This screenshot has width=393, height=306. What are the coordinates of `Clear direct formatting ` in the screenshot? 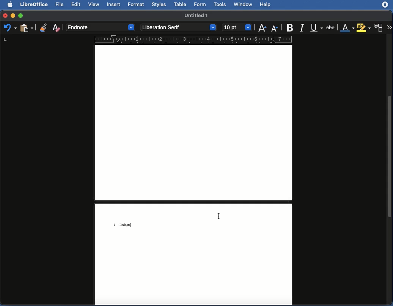 It's located at (57, 28).